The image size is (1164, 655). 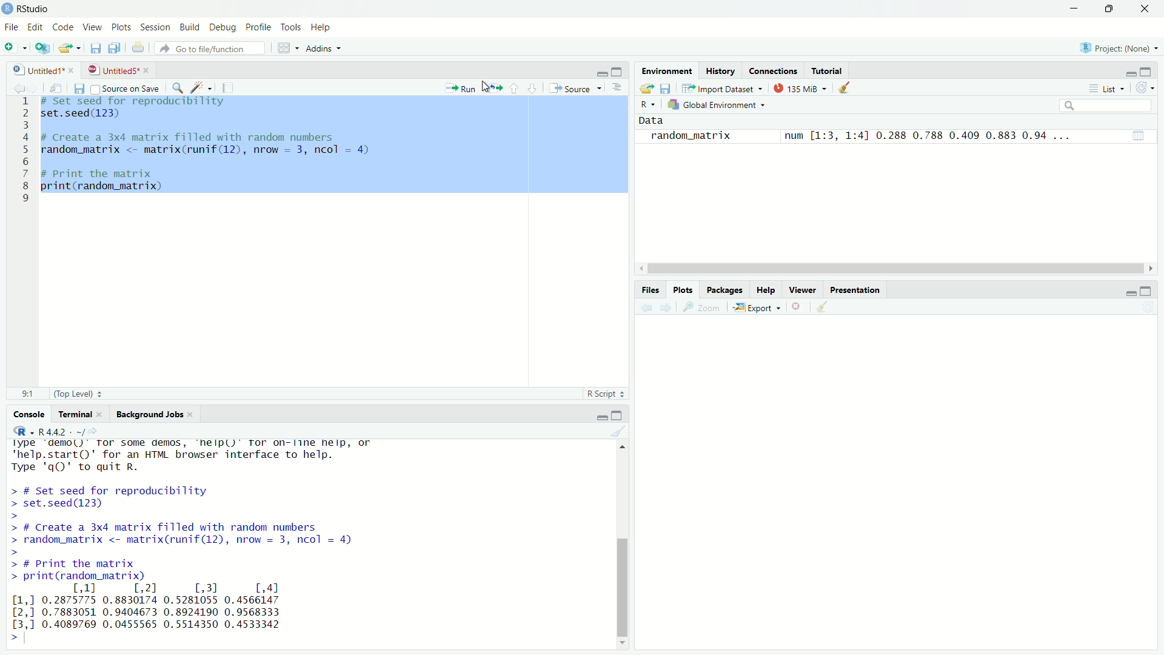 What do you see at coordinates (1150, 291) in the screenshot?
I see `maximise` at bounding box center [1150, 291].